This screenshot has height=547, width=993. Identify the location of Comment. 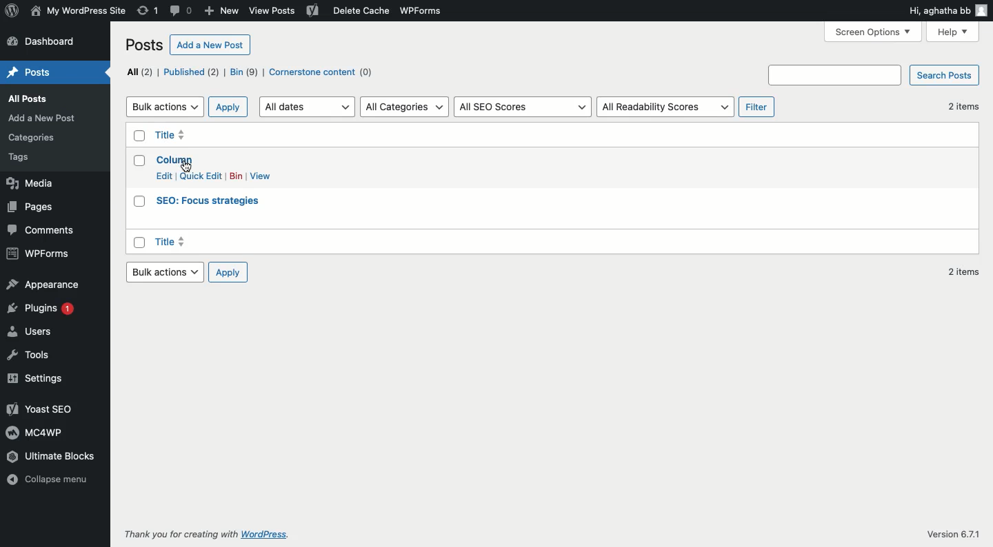
(183, 10).